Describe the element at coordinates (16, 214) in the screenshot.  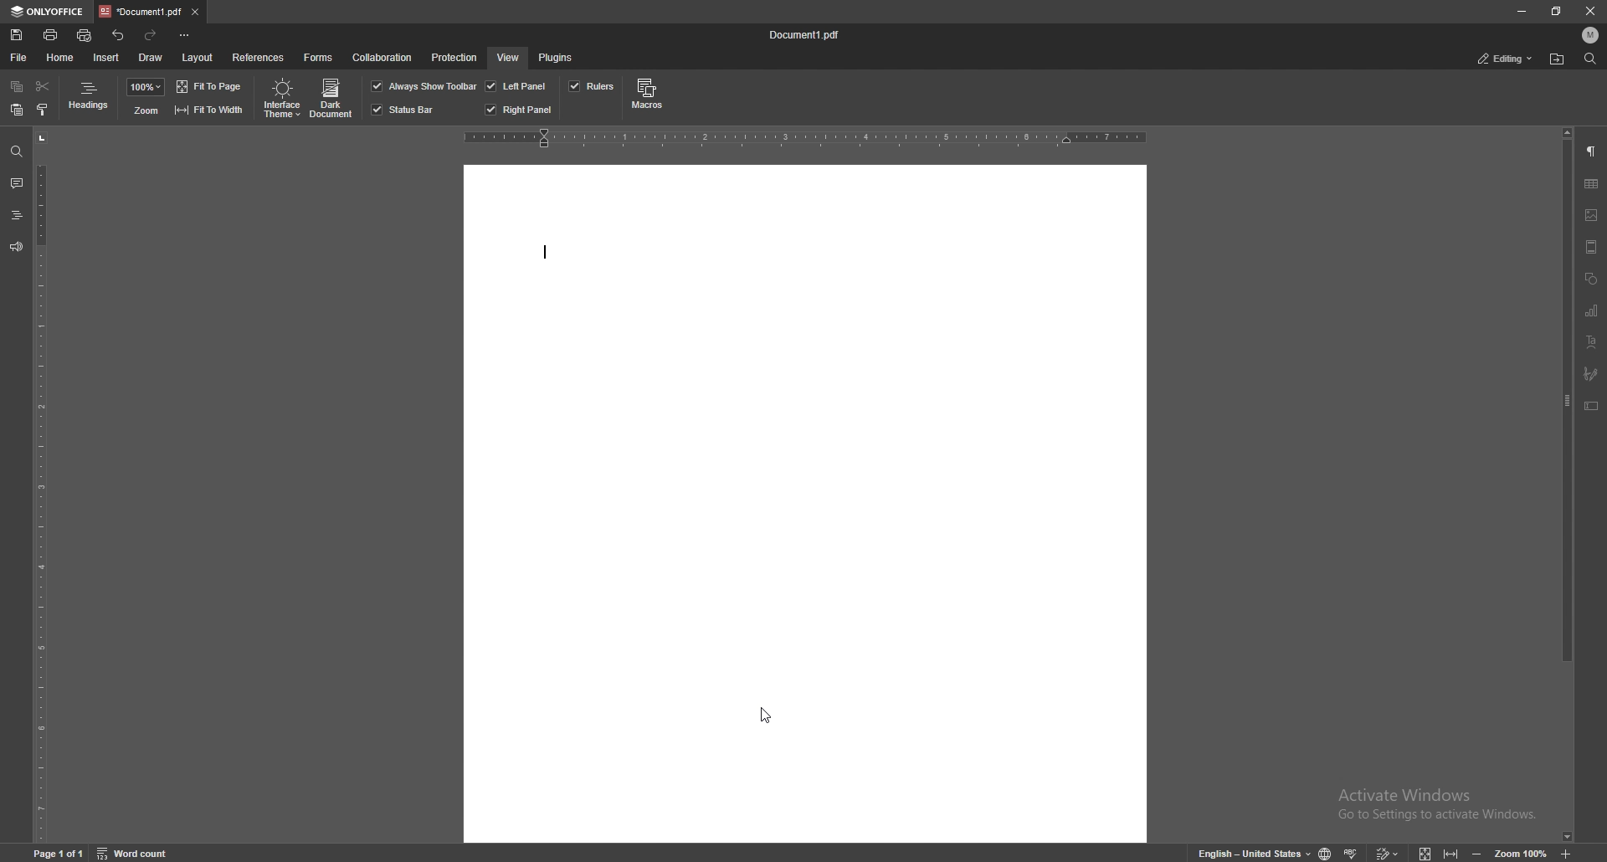
I see `headings` at that location.